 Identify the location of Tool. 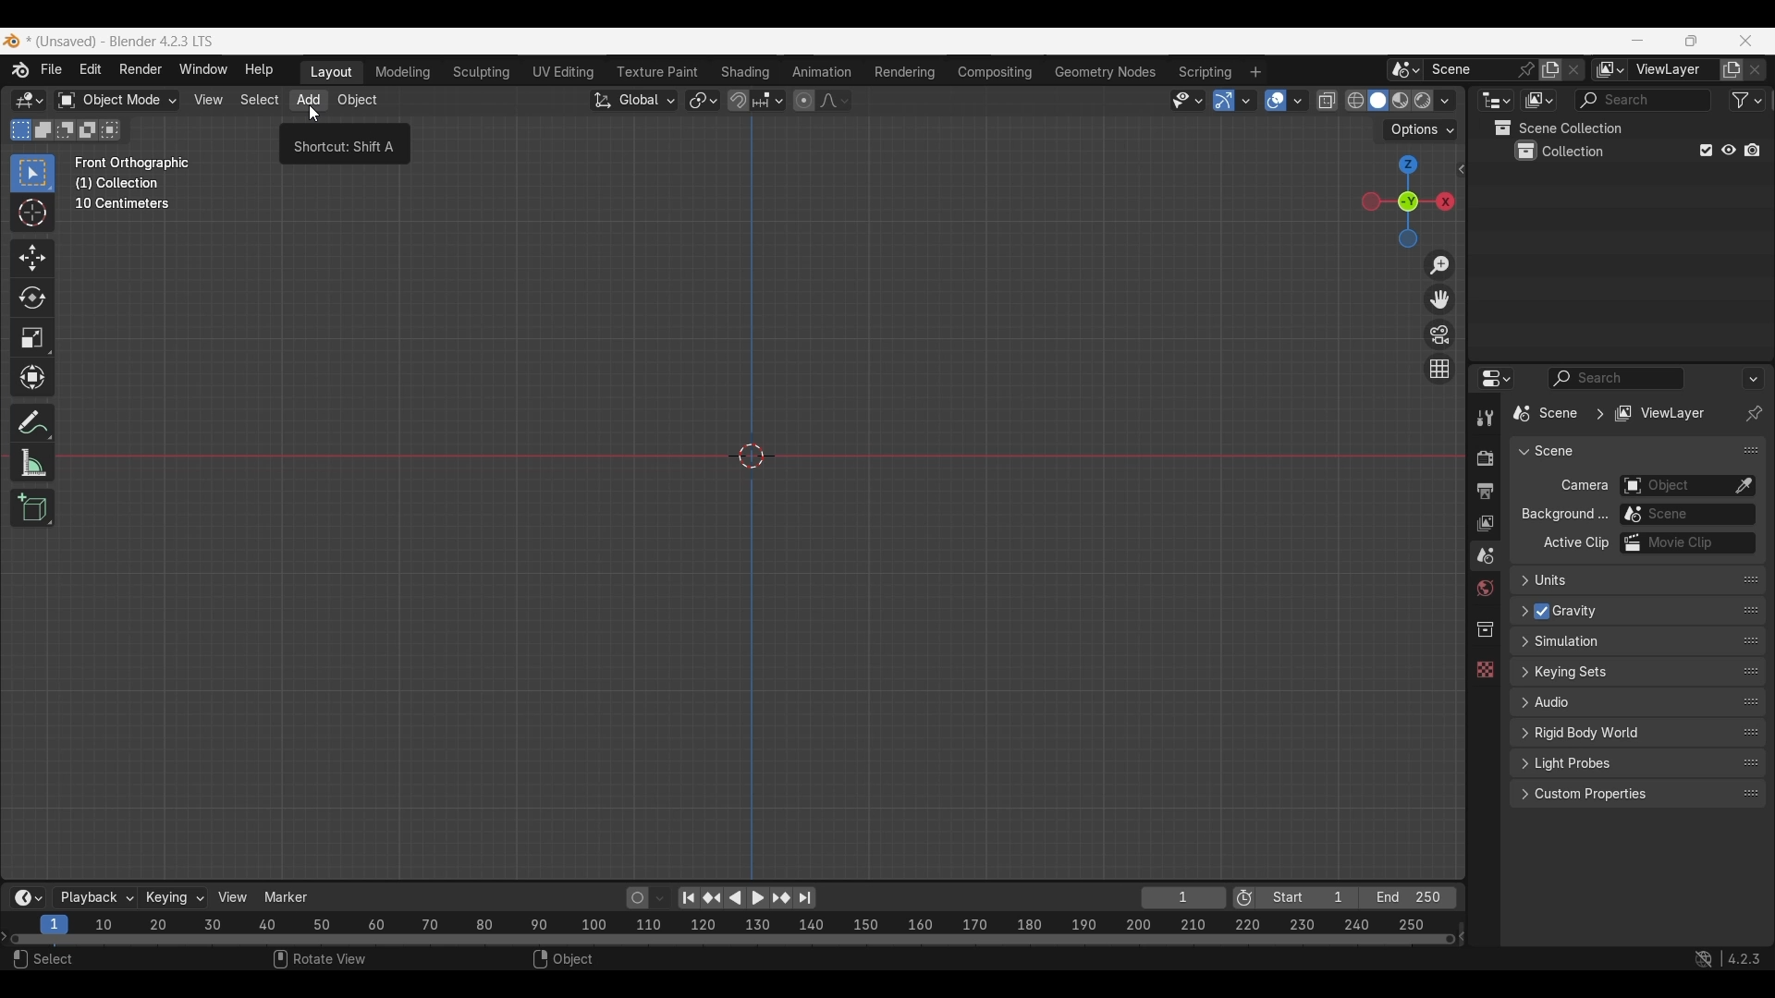
(1485, 418).